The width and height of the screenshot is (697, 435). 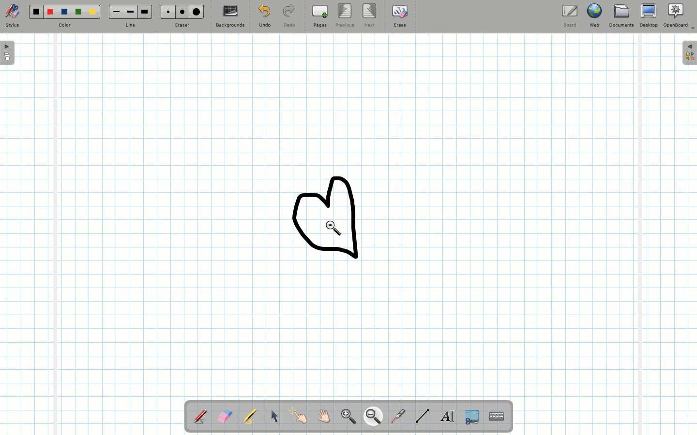 What do you see at coordinates (200, 416) in the screenshot?
I see `Stylus` at bounding box center [200, 416].